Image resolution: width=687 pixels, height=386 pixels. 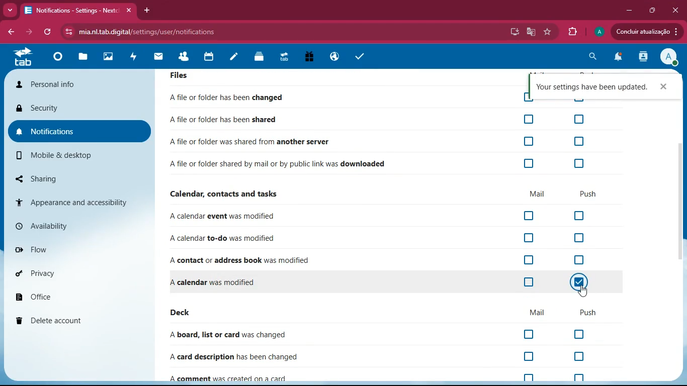 What do you see at coordinates (549, 33) in the screenshot?
I see `favourite` at bounding box center [549, 33].